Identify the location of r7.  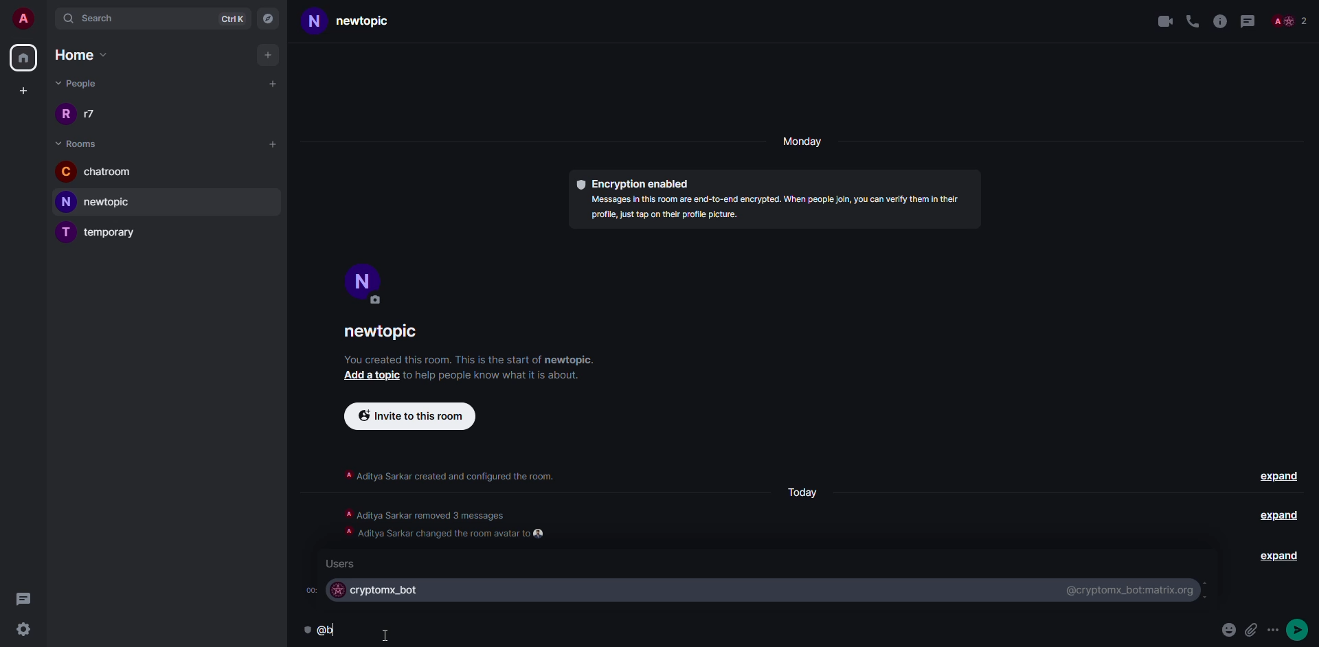
(83, 115).